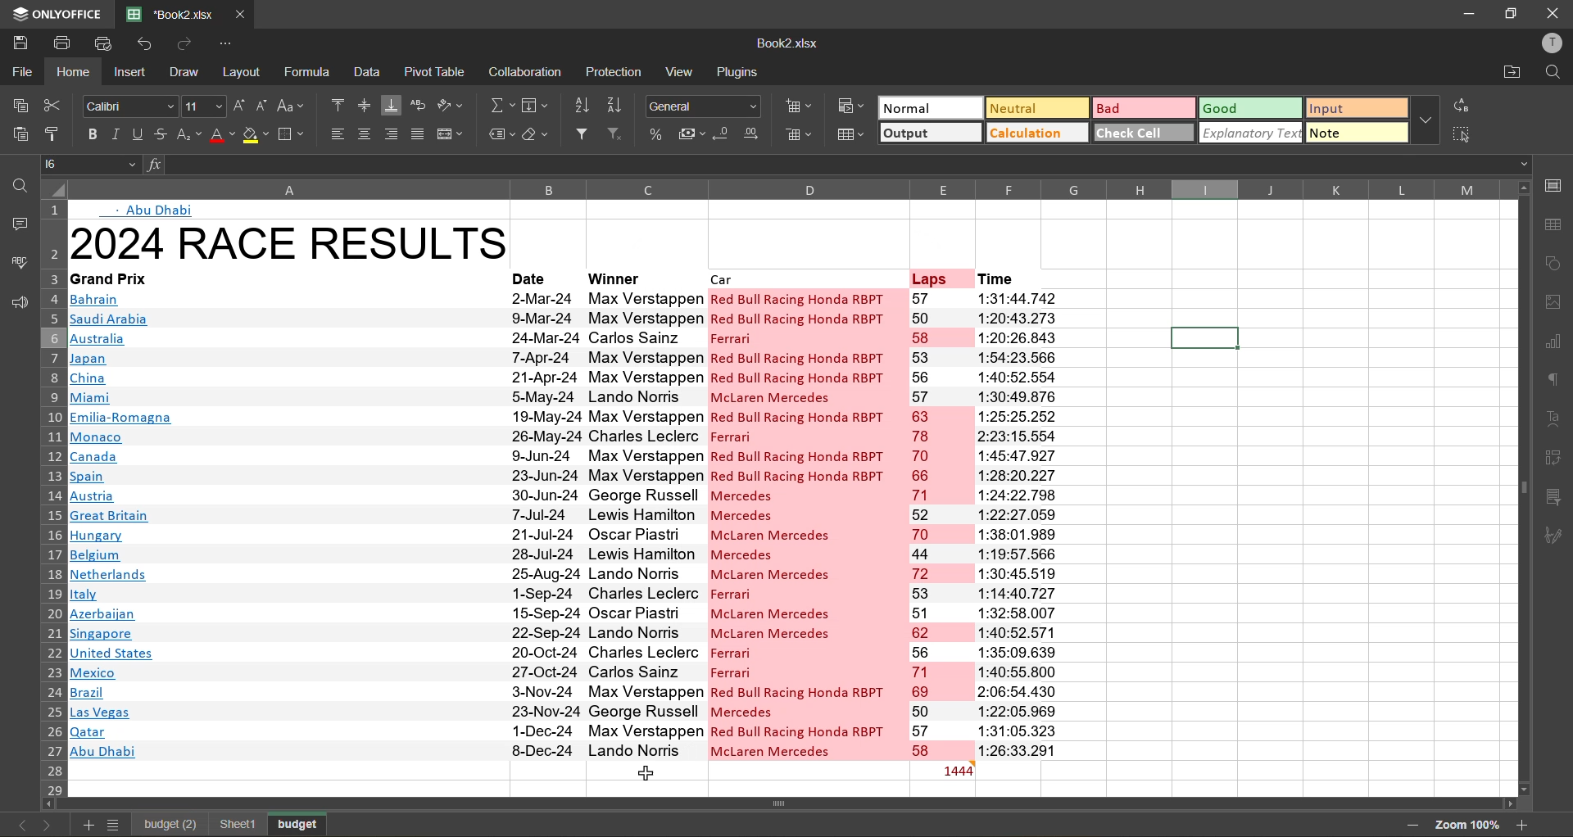  Describe the element at coordinates (780, 189) in the screenshot. I see `column names` at that location.